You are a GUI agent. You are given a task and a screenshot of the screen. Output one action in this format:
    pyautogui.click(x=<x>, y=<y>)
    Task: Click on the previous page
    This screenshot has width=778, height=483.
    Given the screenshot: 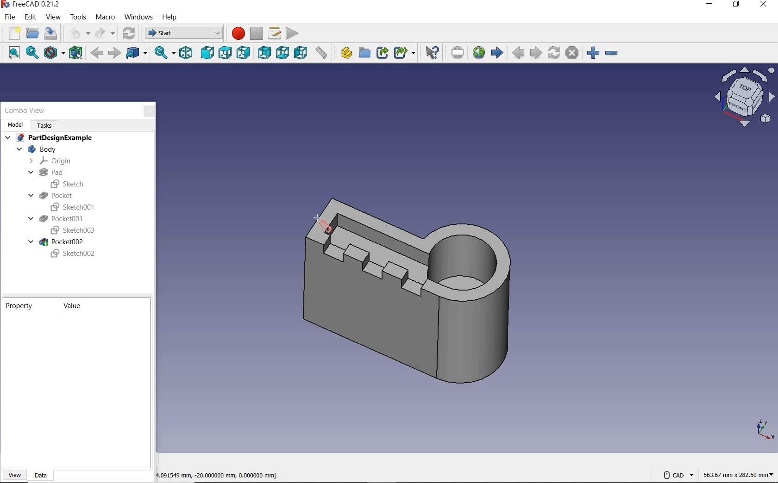 What is the action you would take?
    pyautogui.click(x=518, y=53)
    